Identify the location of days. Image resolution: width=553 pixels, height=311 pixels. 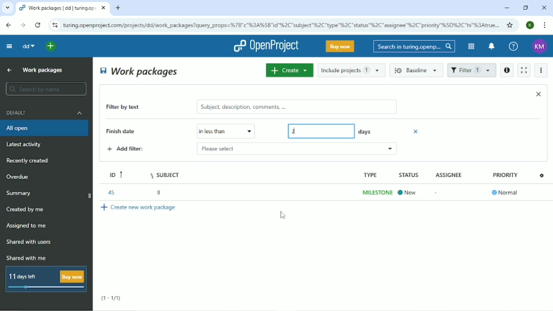
(364, 131).